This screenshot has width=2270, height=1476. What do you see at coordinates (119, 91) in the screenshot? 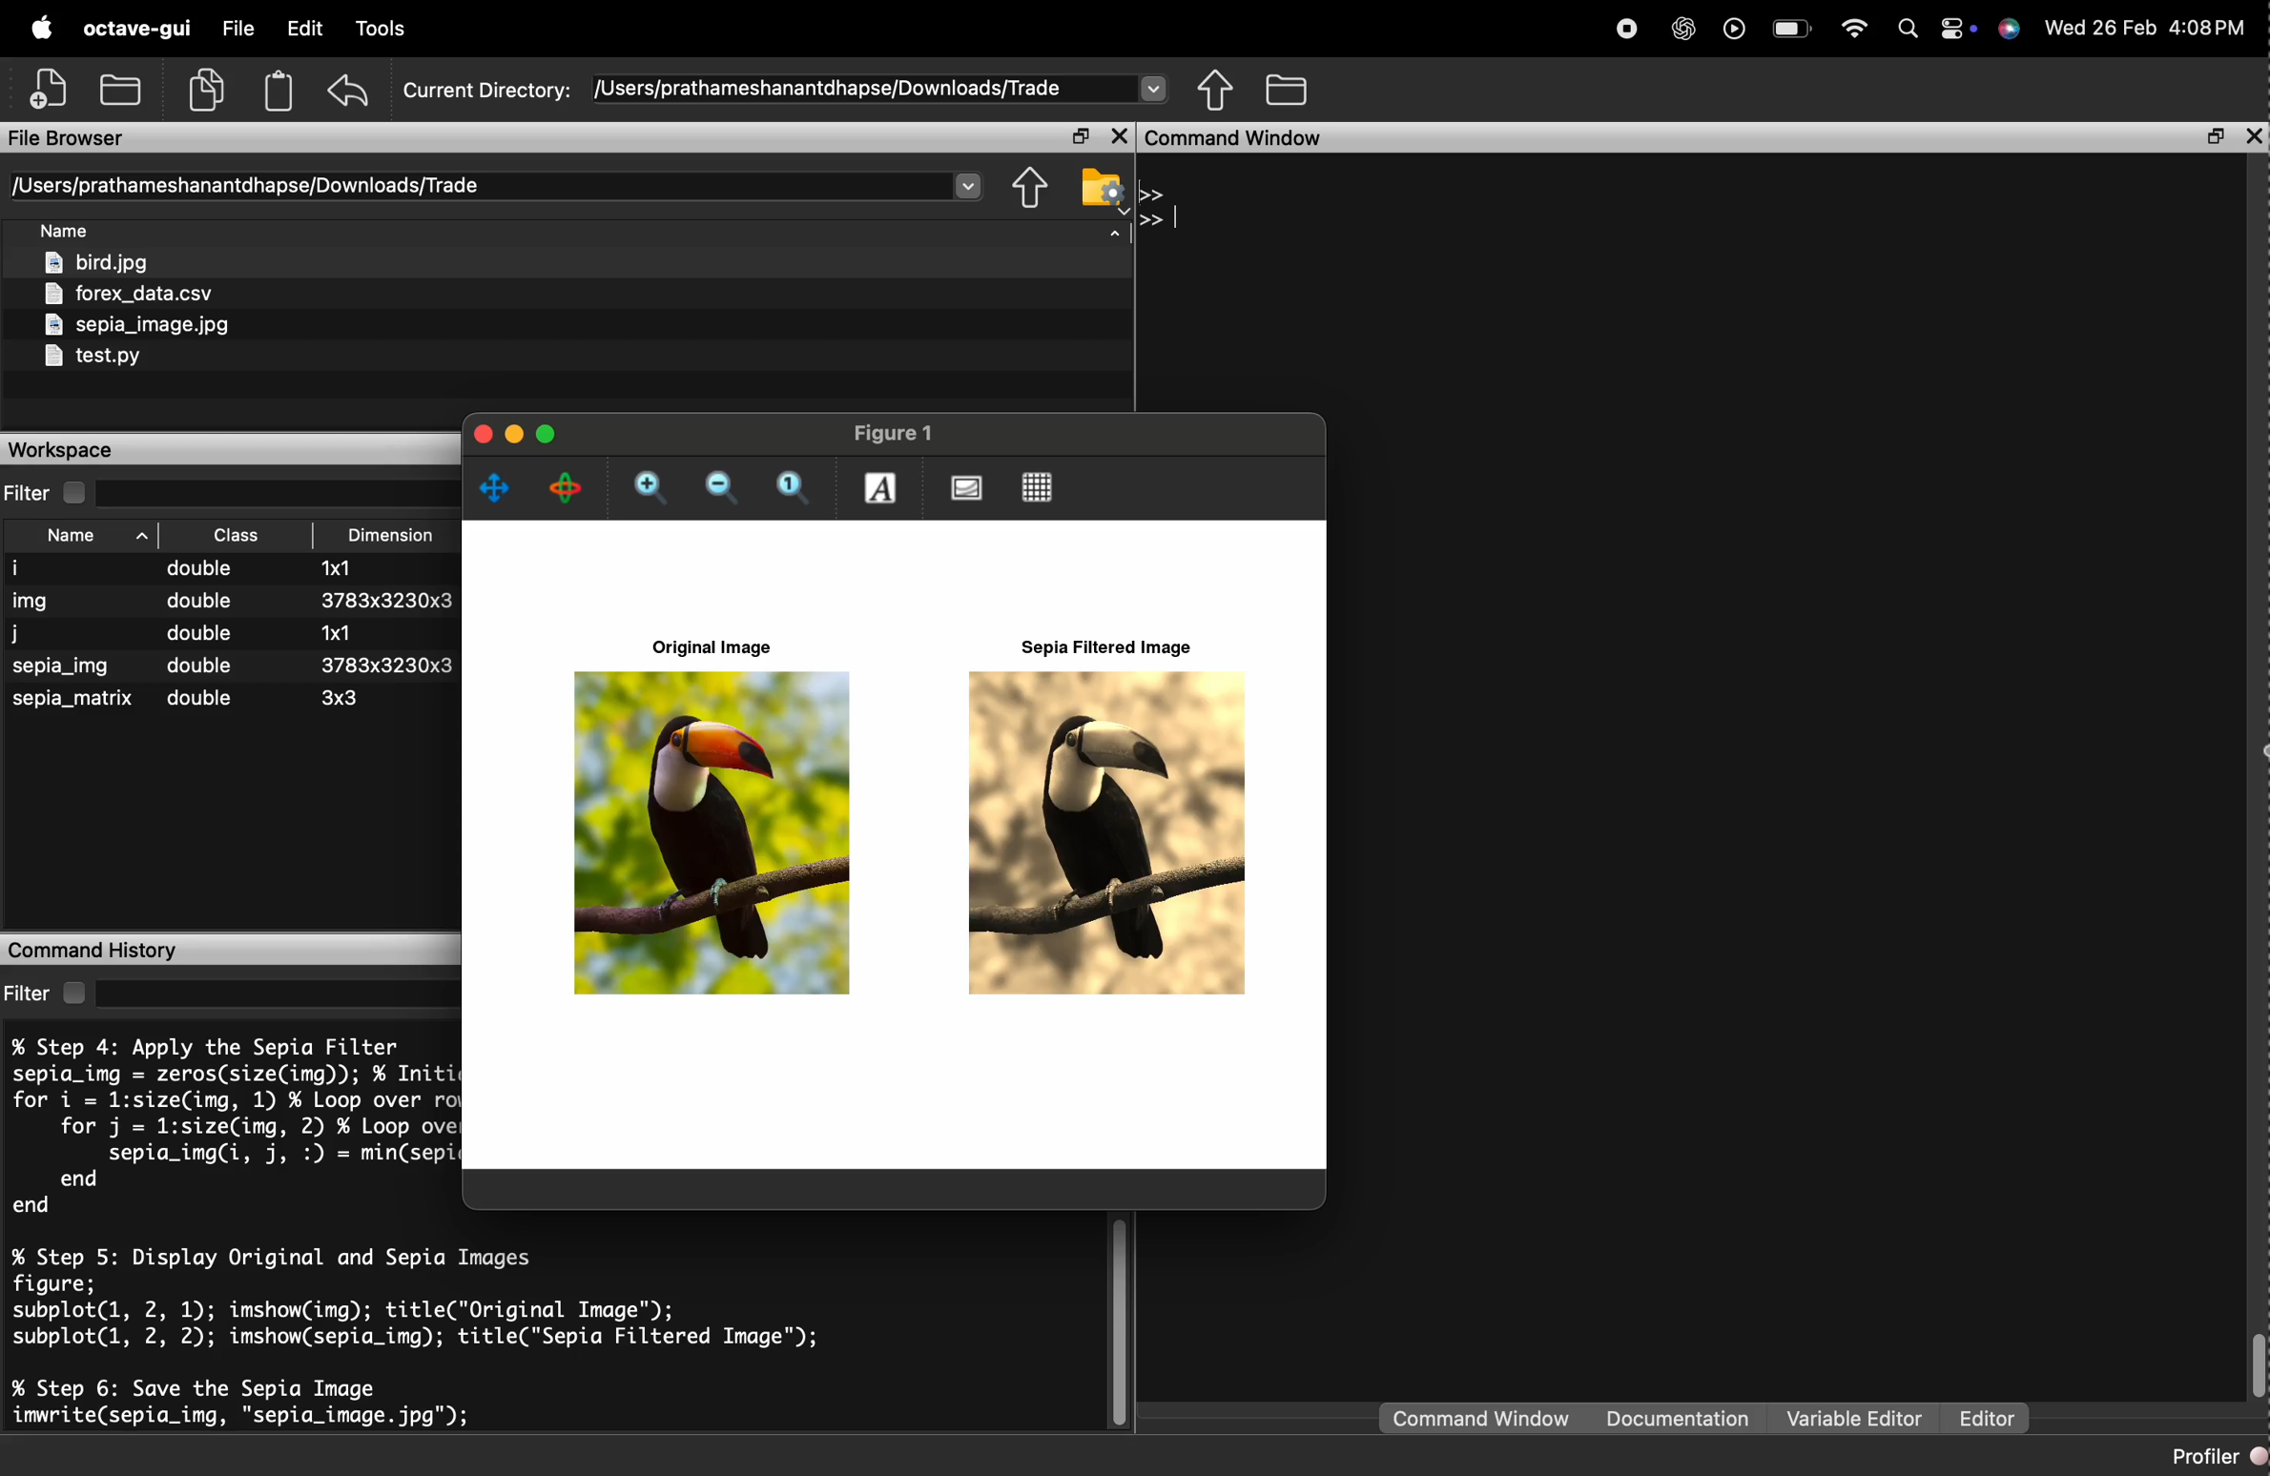
I see `add folder` at bounding box center [119, 91].